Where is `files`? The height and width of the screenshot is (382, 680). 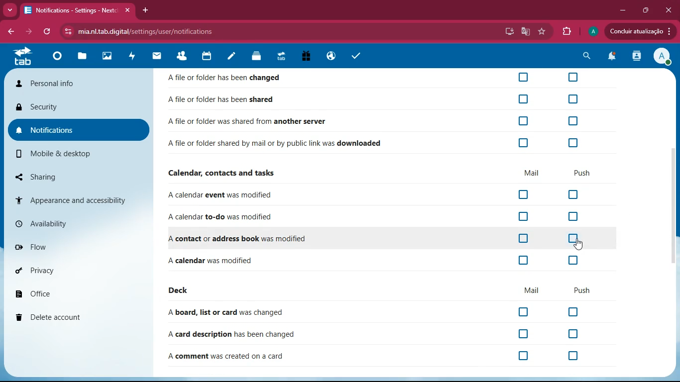 files is located at coordinates (83, 57).